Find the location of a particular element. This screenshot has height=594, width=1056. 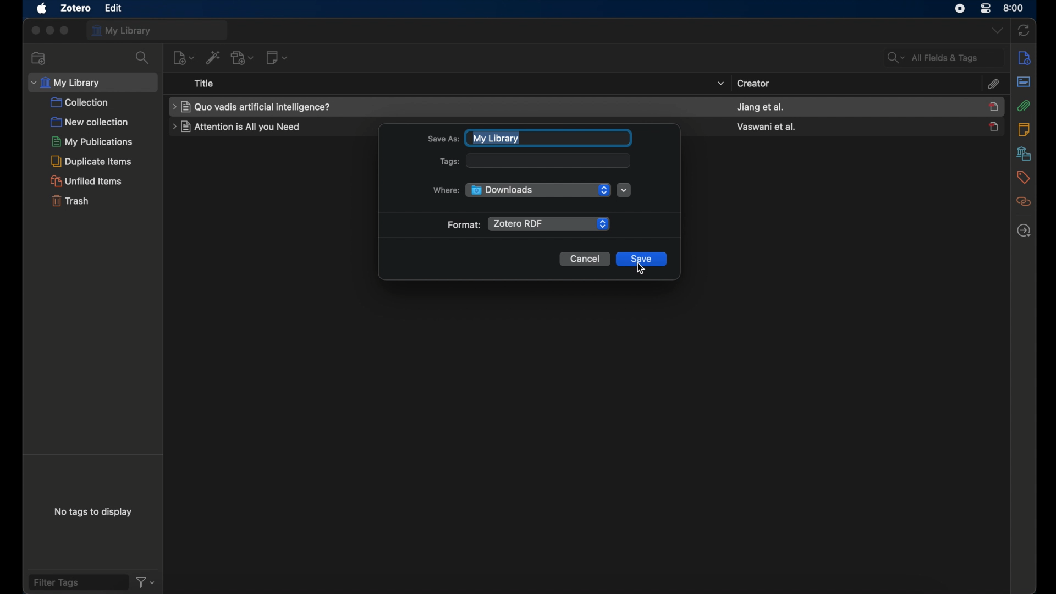

apple icon is located at coordinates (41, 9).